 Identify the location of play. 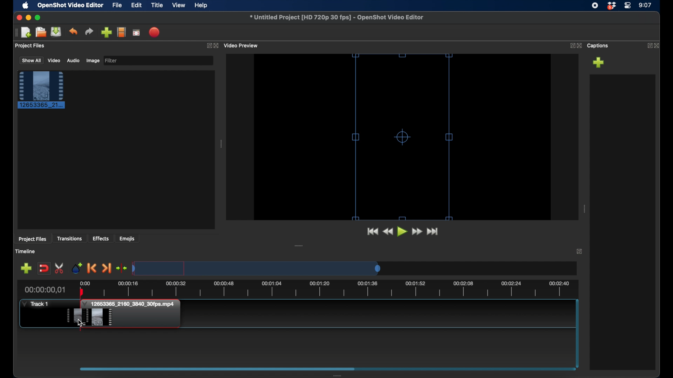
(402, 231).